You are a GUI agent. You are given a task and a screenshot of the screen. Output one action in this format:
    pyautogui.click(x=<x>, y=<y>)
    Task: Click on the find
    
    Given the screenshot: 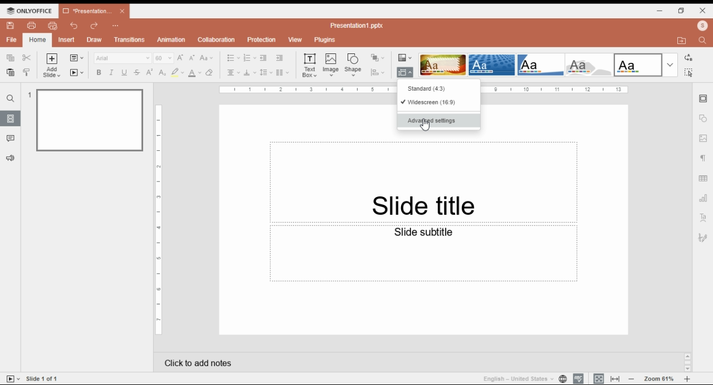 What is the action you would take?
    pyautogui.click(x=11, y=98)
    